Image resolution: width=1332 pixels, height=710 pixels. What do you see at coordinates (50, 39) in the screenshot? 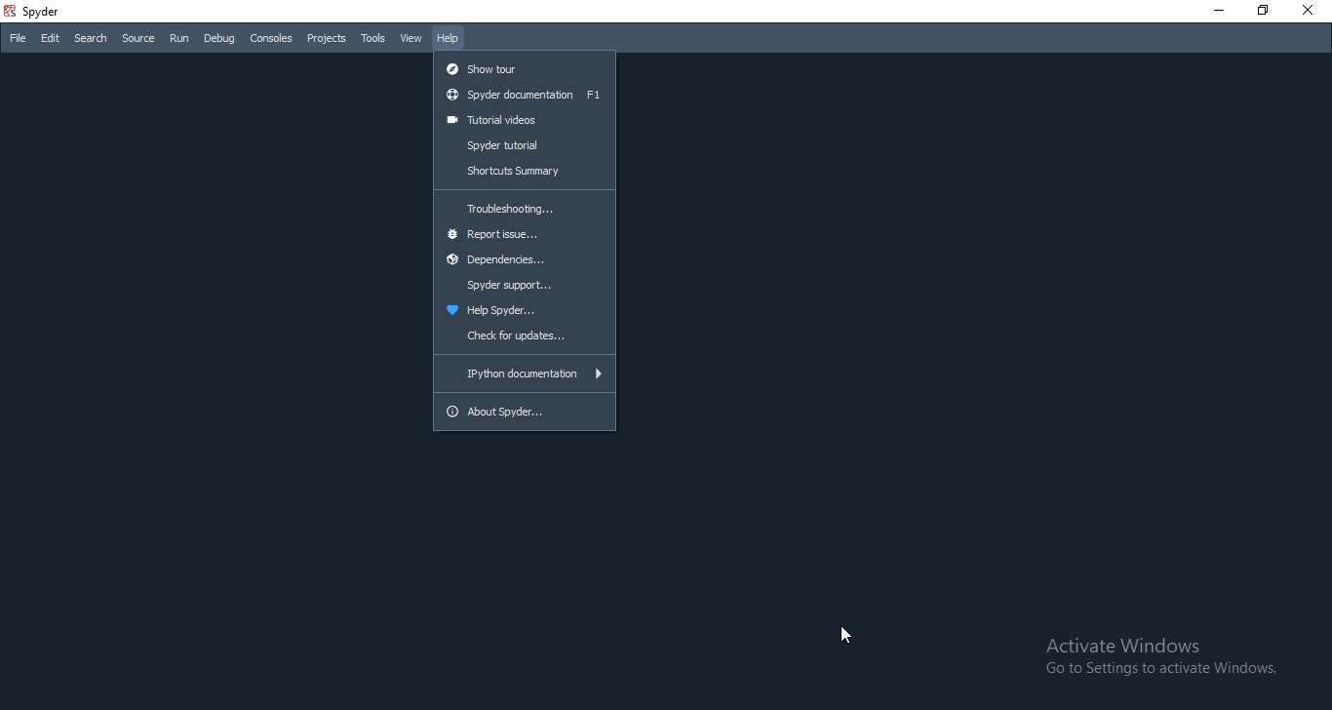
I see `Edit` at bounding box center [50, 39].